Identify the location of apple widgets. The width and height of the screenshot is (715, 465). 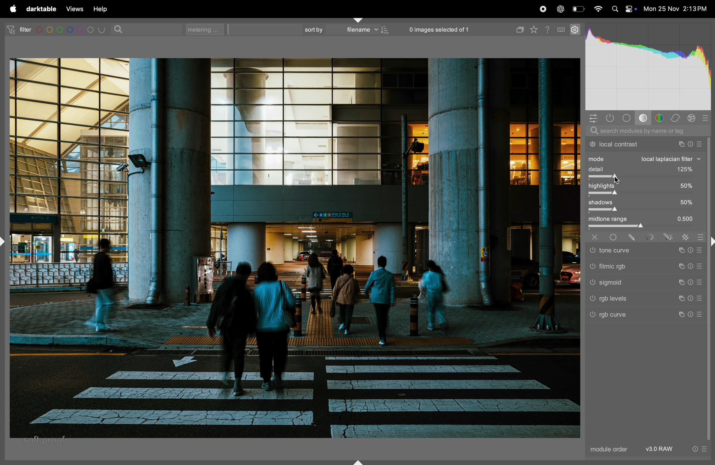
(631, 9).